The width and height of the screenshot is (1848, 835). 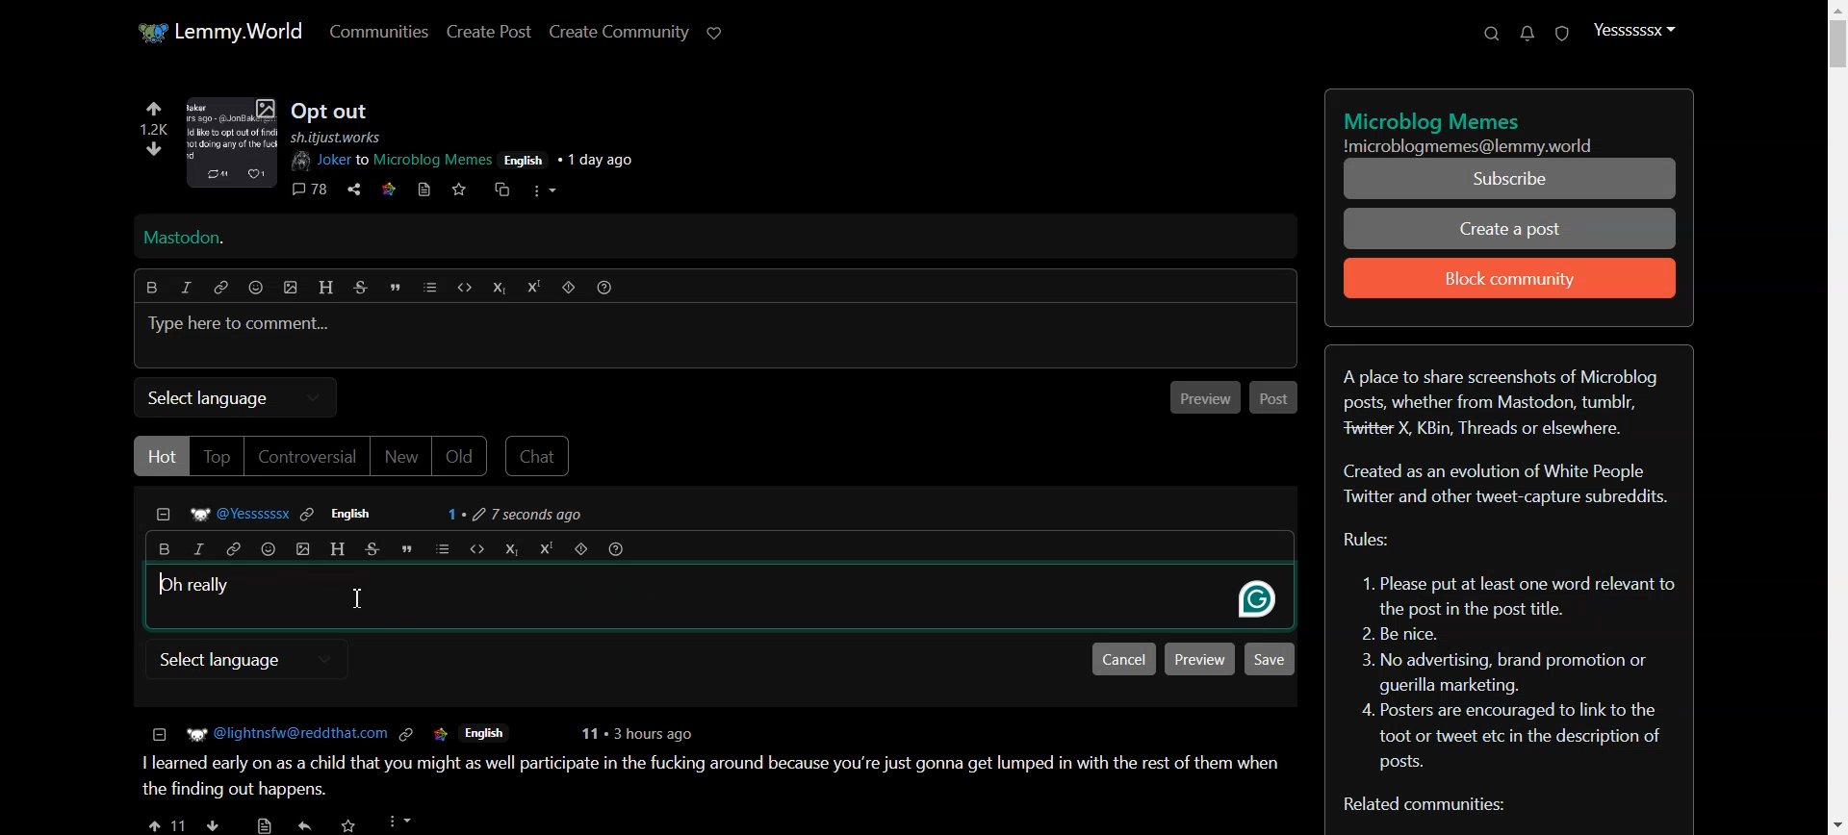 What do you see at coordinates (580, 550) in the screenshot?
I see `Spoiler` at bounding box center [580, 550].